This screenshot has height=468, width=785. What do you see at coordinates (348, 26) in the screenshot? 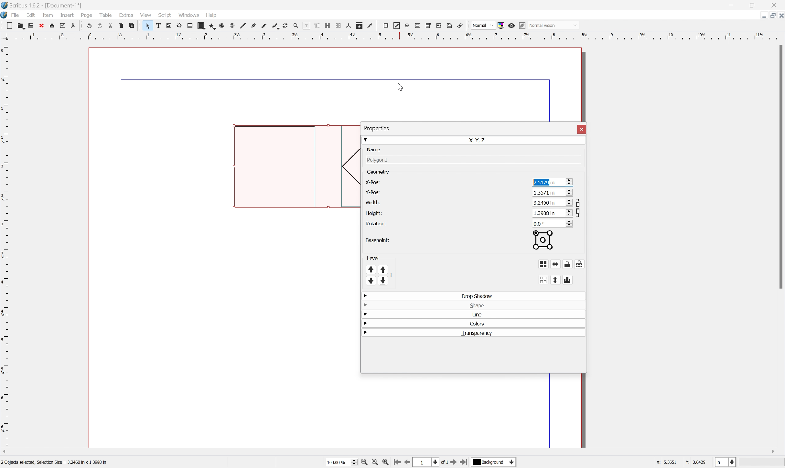
I see `measurements` at bounding box center [348, 26].